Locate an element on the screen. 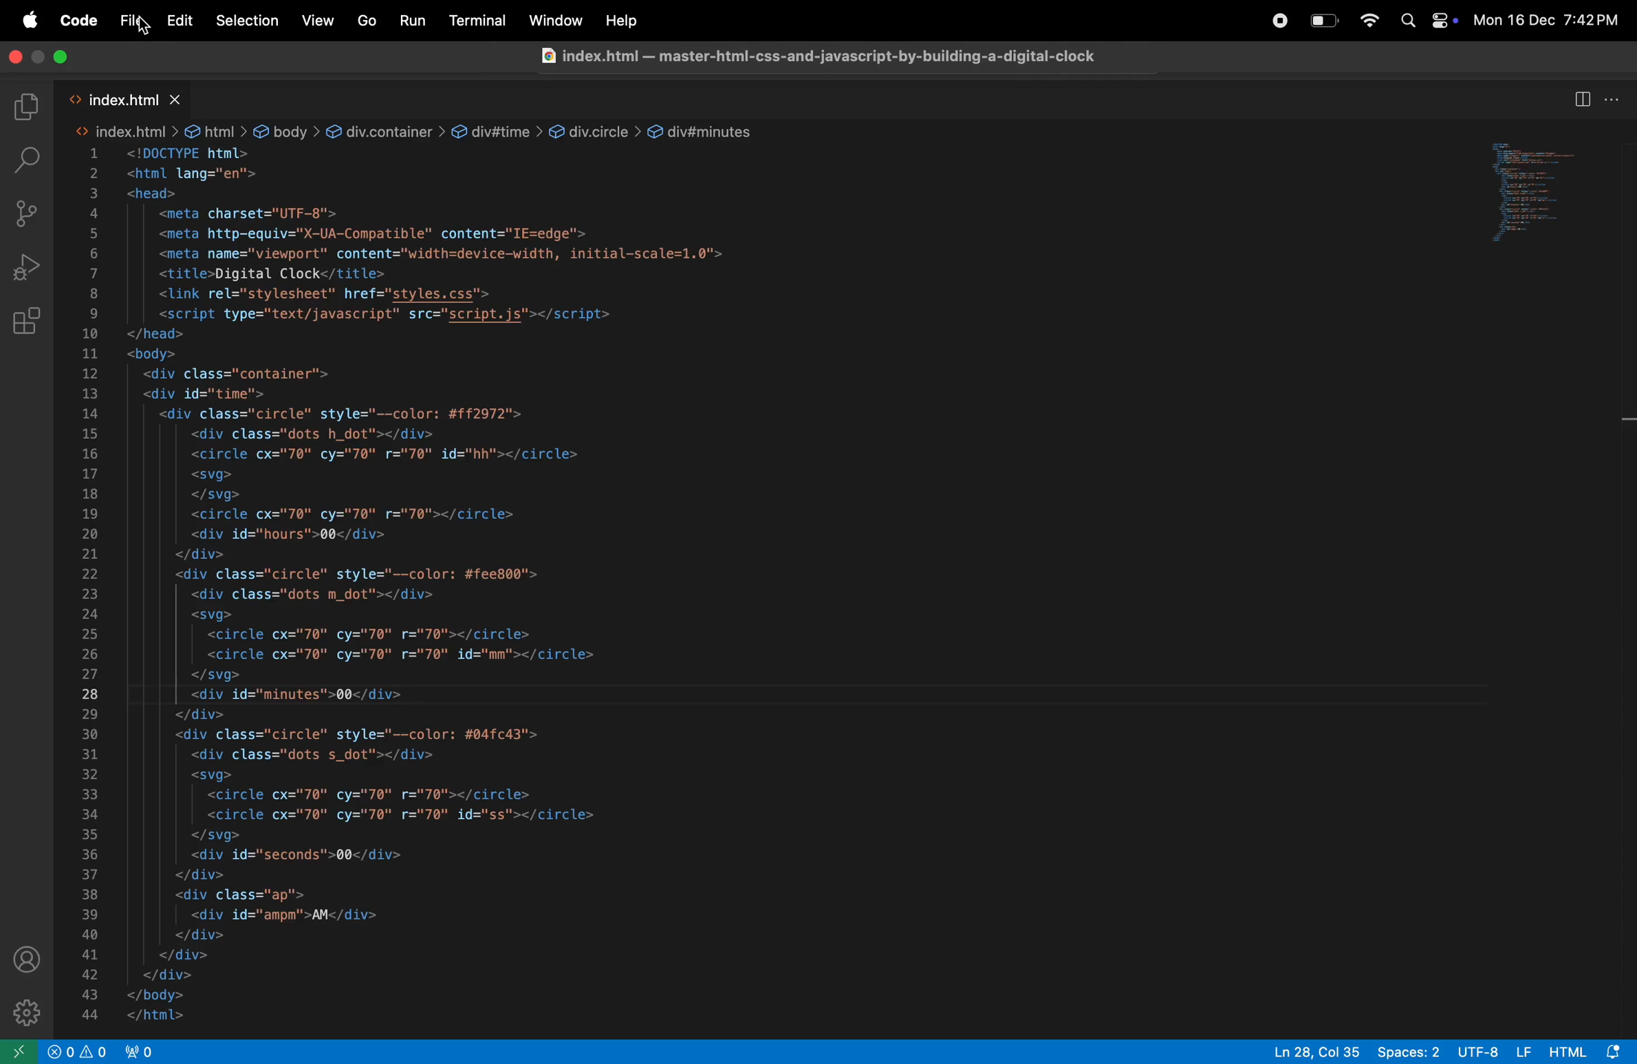  profile is located at coordinates (27, 962).